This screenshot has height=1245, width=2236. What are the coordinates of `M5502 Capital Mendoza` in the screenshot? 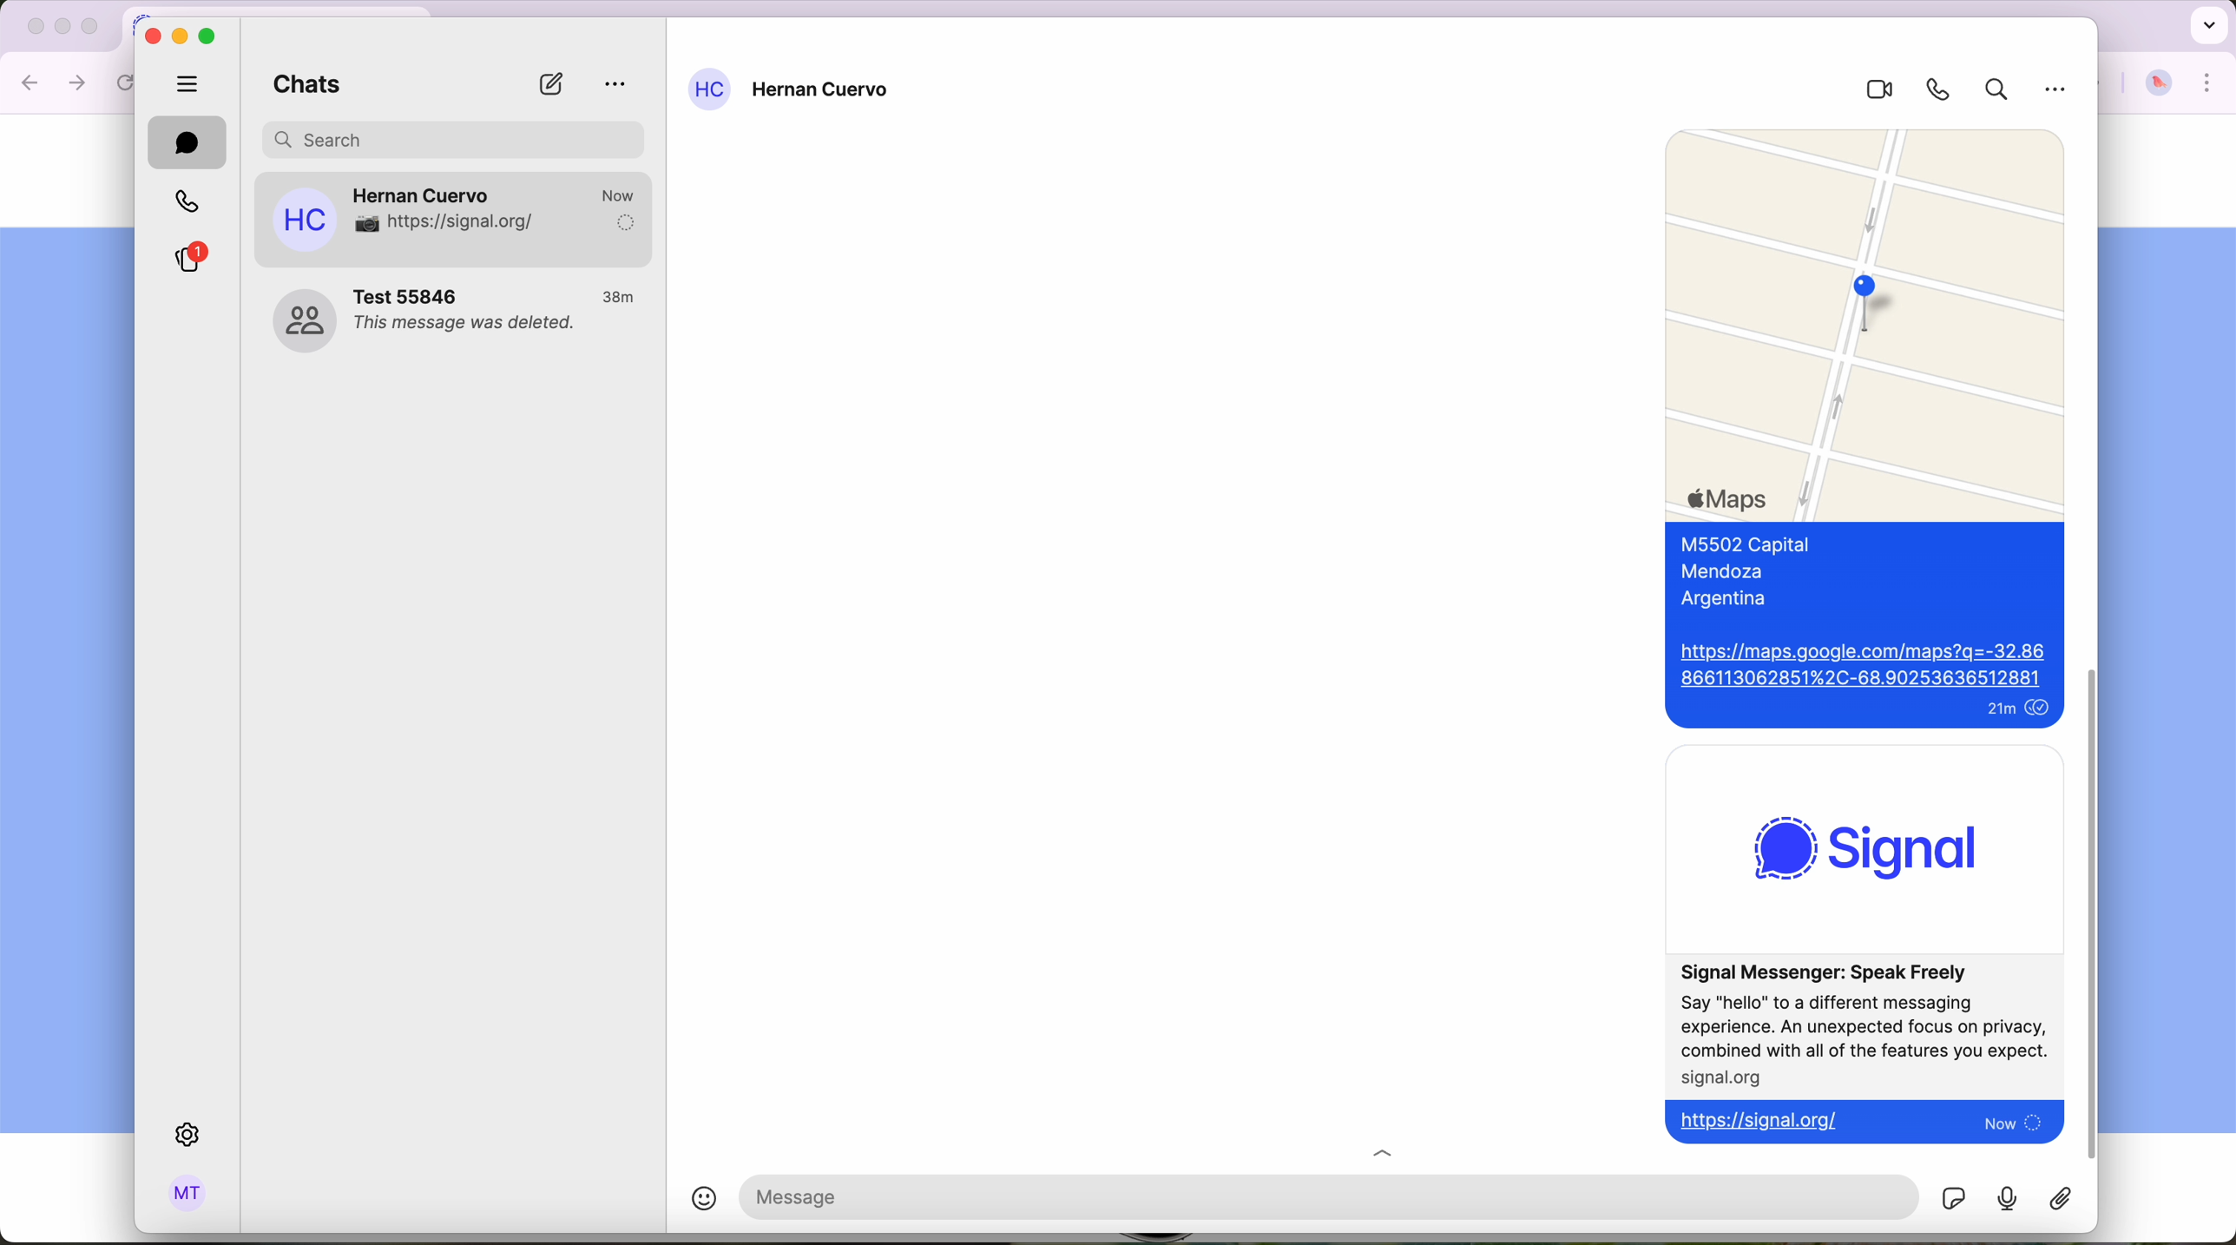 It's located at (492, 222).